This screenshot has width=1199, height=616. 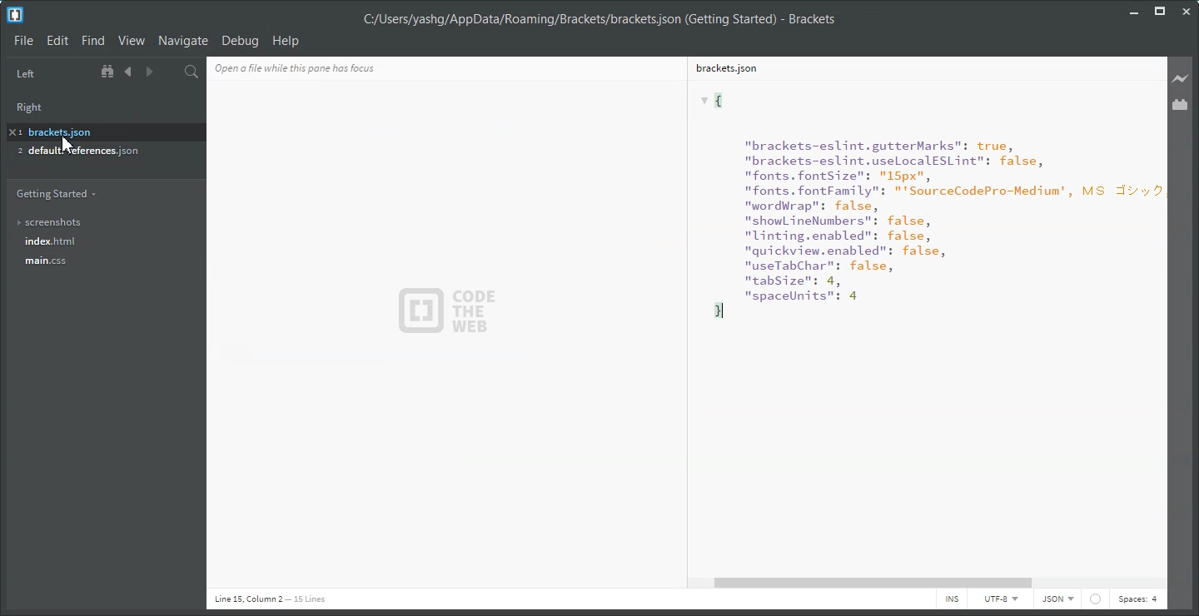 What do you see at coordinates (92, 41) in the screenshot?
I see `Find` at bounding box center [92, 41].